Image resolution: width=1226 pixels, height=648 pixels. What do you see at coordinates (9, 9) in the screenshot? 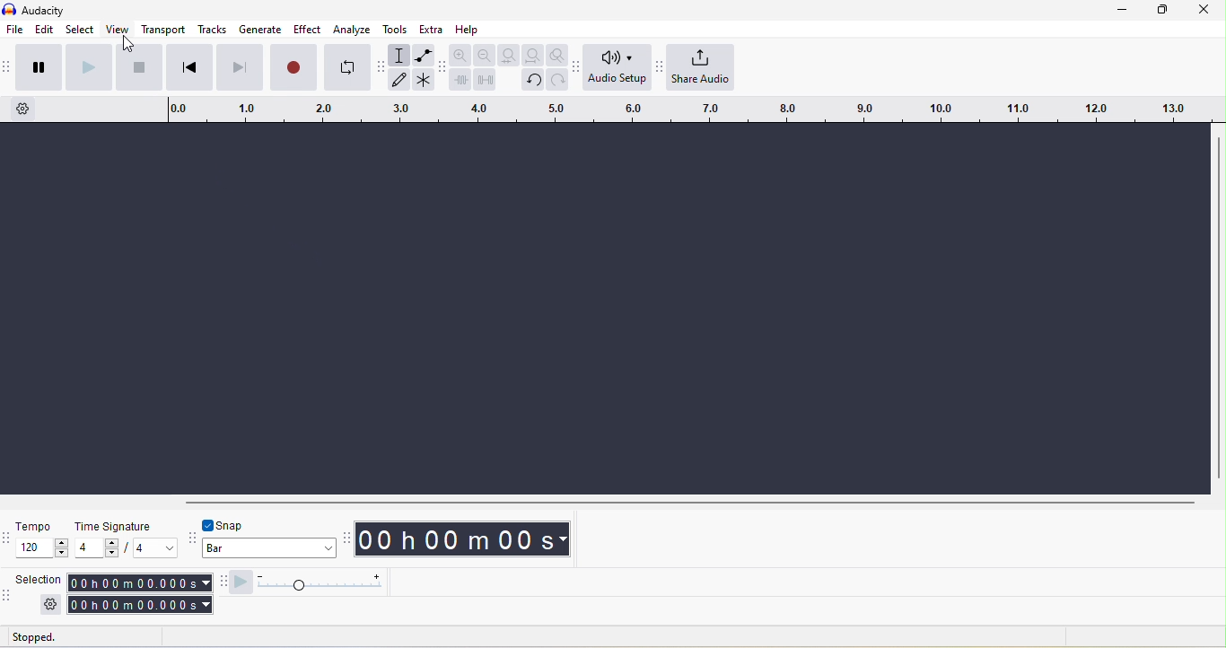
I see `audacity logo` at bounding box center [9, 9].